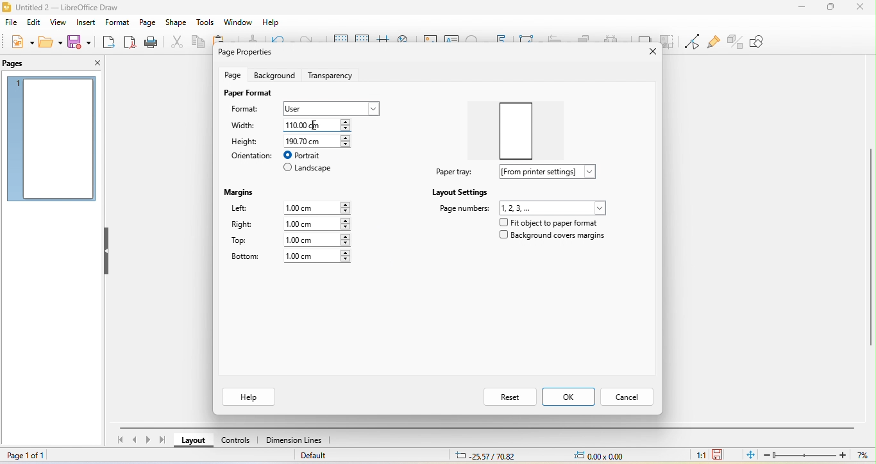  What do you see at coordinates (485, 456) in the screenshot?
I see `25.57/70.82` at bounding box center [485, 456].